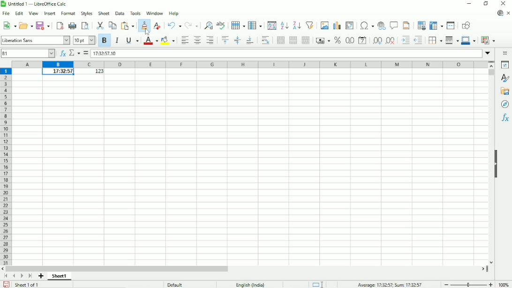  What do you see at coordinates (127, 25) in the screenshot?
I see `Paste` at bounding box center [127, 25].